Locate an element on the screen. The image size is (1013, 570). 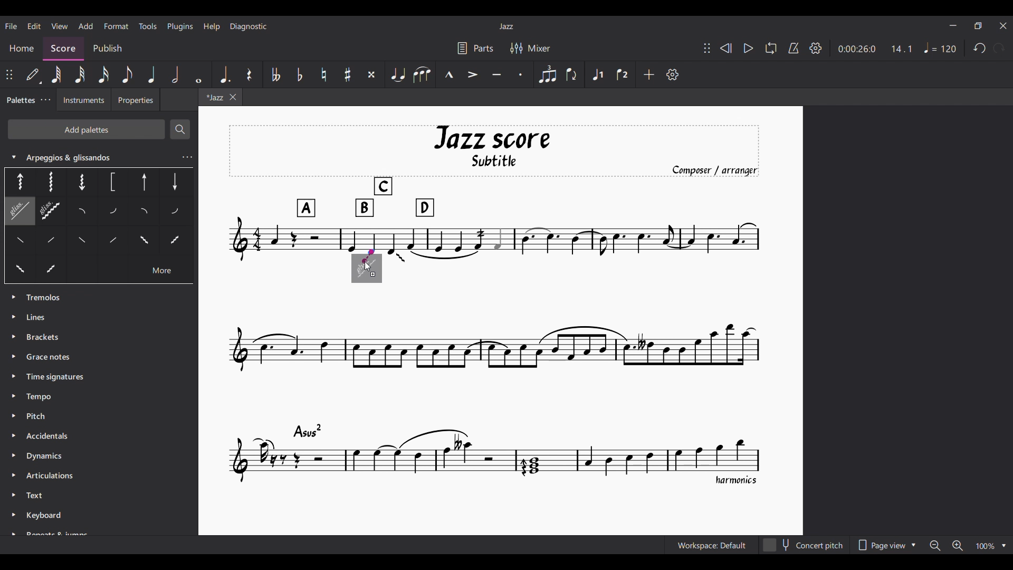
Palette settings is located at coordinates (45, 99).